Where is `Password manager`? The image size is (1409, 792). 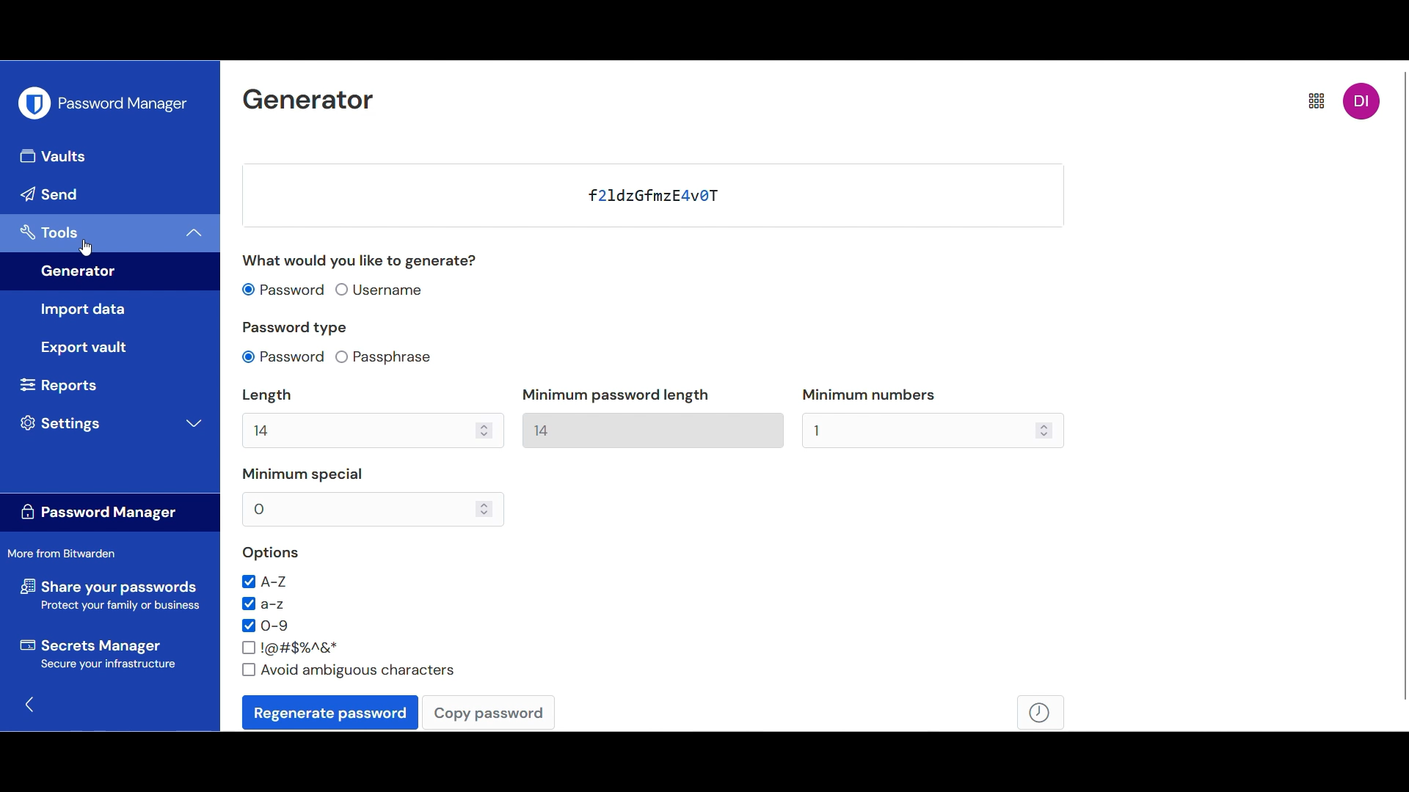 Password manager is located at coordinates (111, 512).